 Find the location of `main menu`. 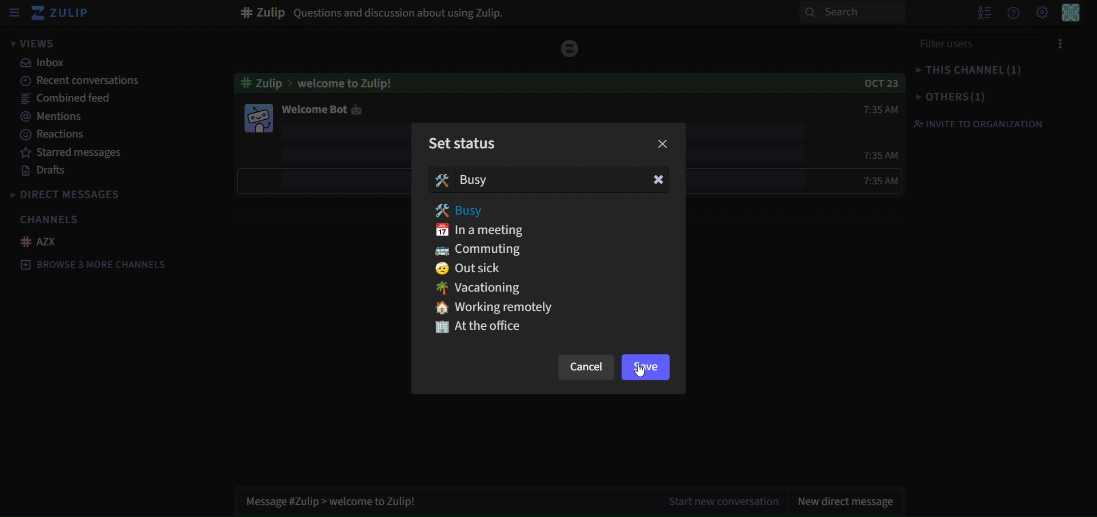

main menu is located at coordinates (1042, 12).